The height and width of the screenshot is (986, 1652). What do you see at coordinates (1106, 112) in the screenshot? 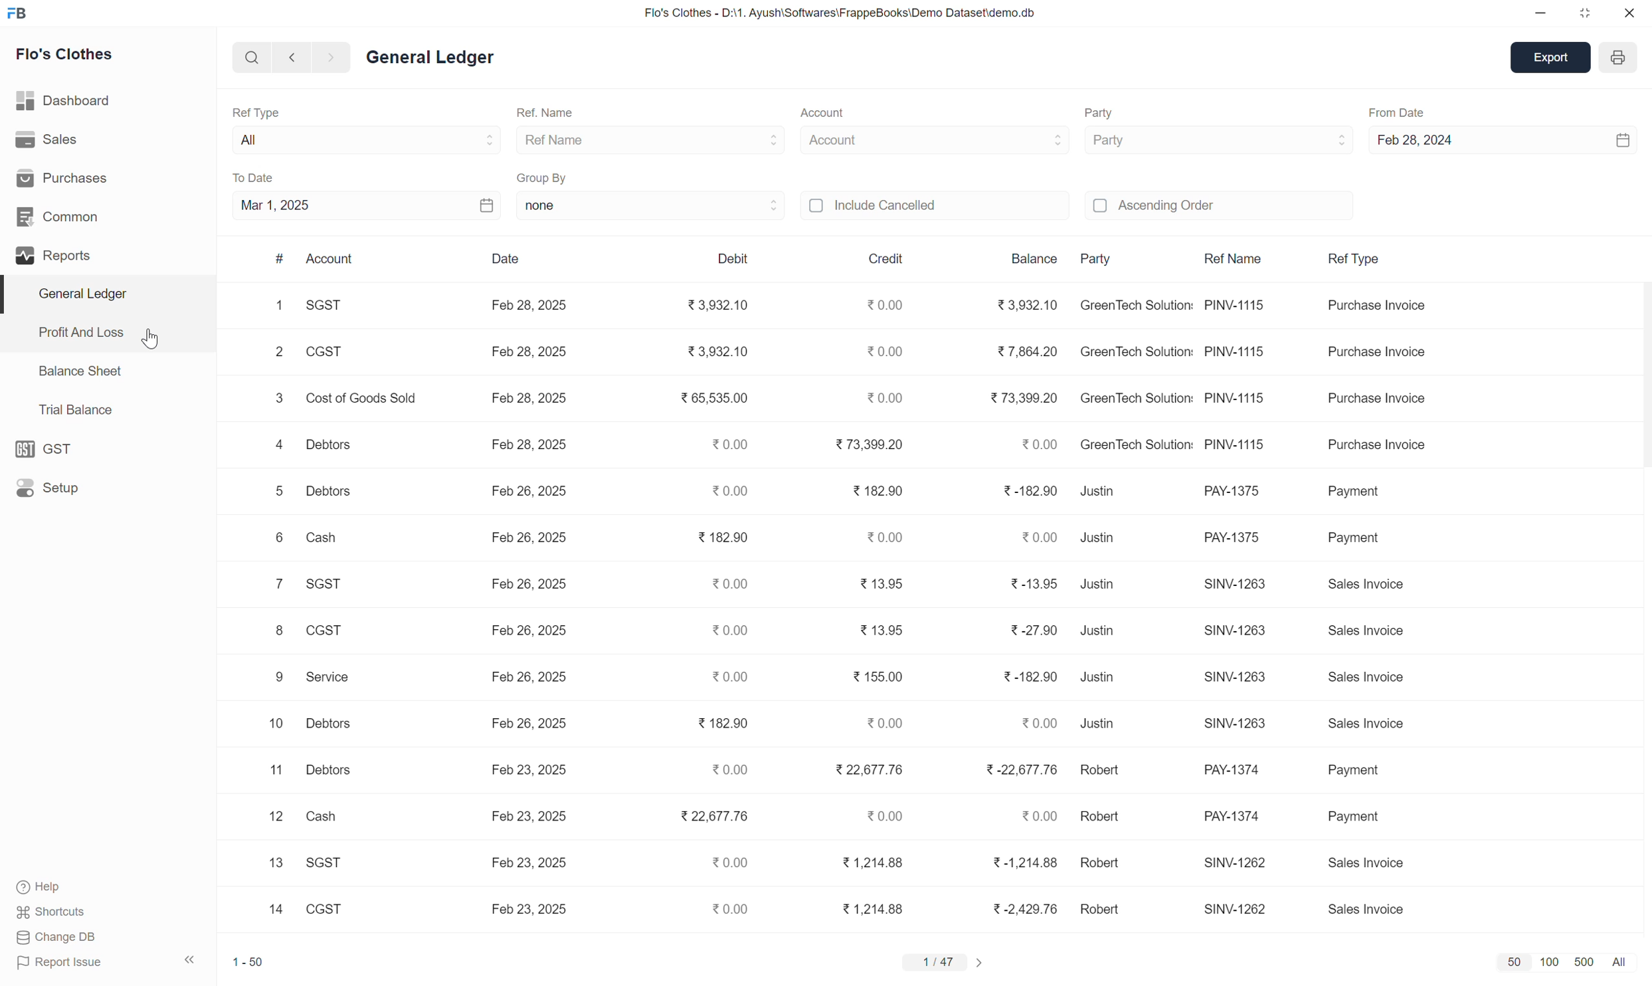
I see `Party` at bounding box center [1106, 112].